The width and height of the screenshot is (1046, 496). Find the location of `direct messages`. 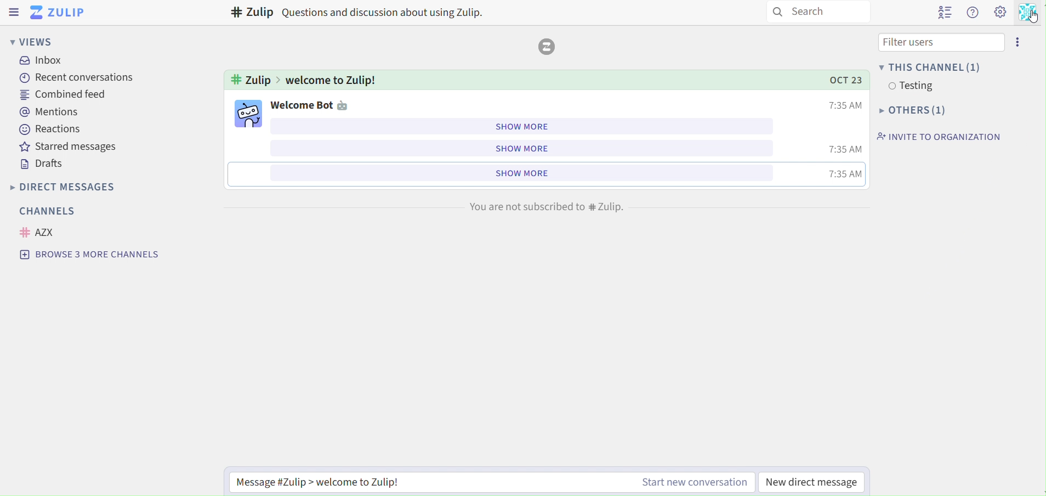

direct messages is located at coordinates (75, 187).